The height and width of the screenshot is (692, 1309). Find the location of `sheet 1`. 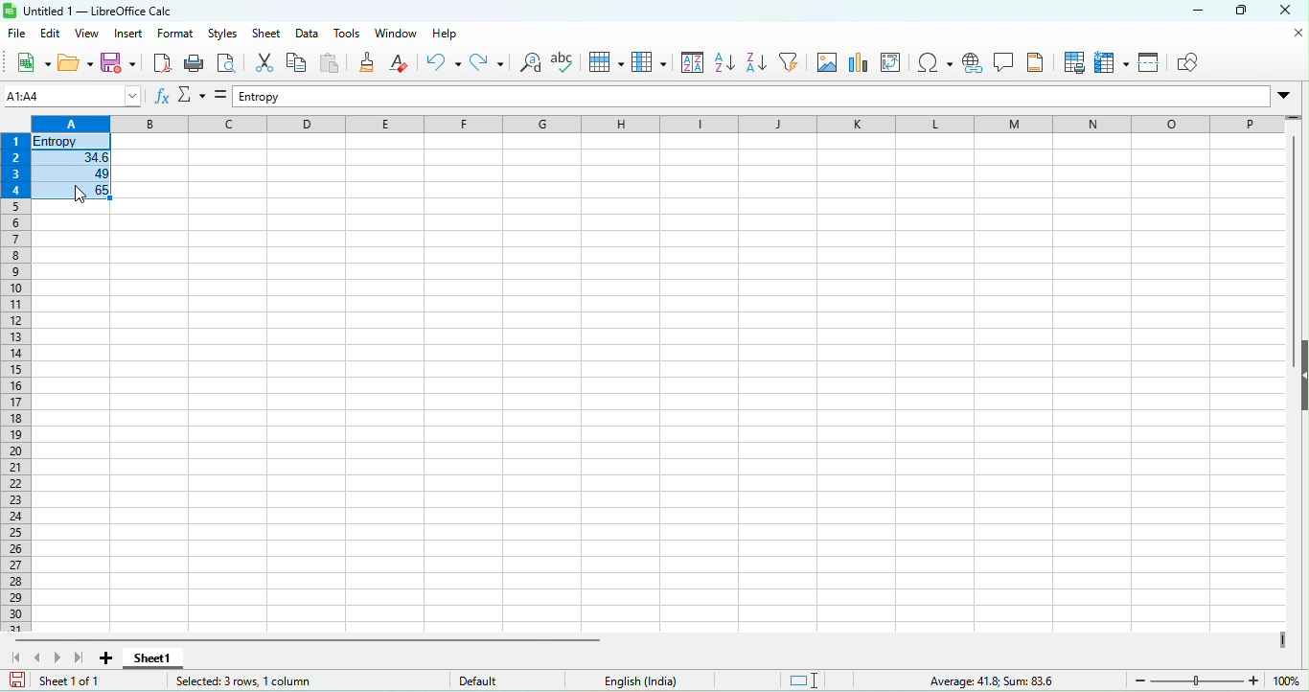

sheet 1 is located at coordinates (152, 658).